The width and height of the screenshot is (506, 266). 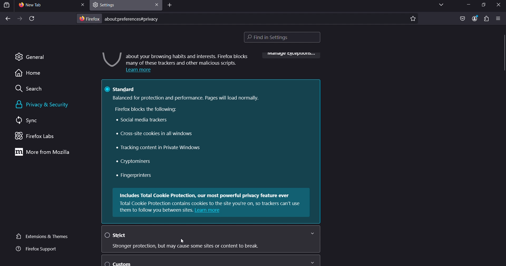 What do you see at coordinates (7, 5) in the screenshot?
I see `search tab` at bounding box center [7, 5].